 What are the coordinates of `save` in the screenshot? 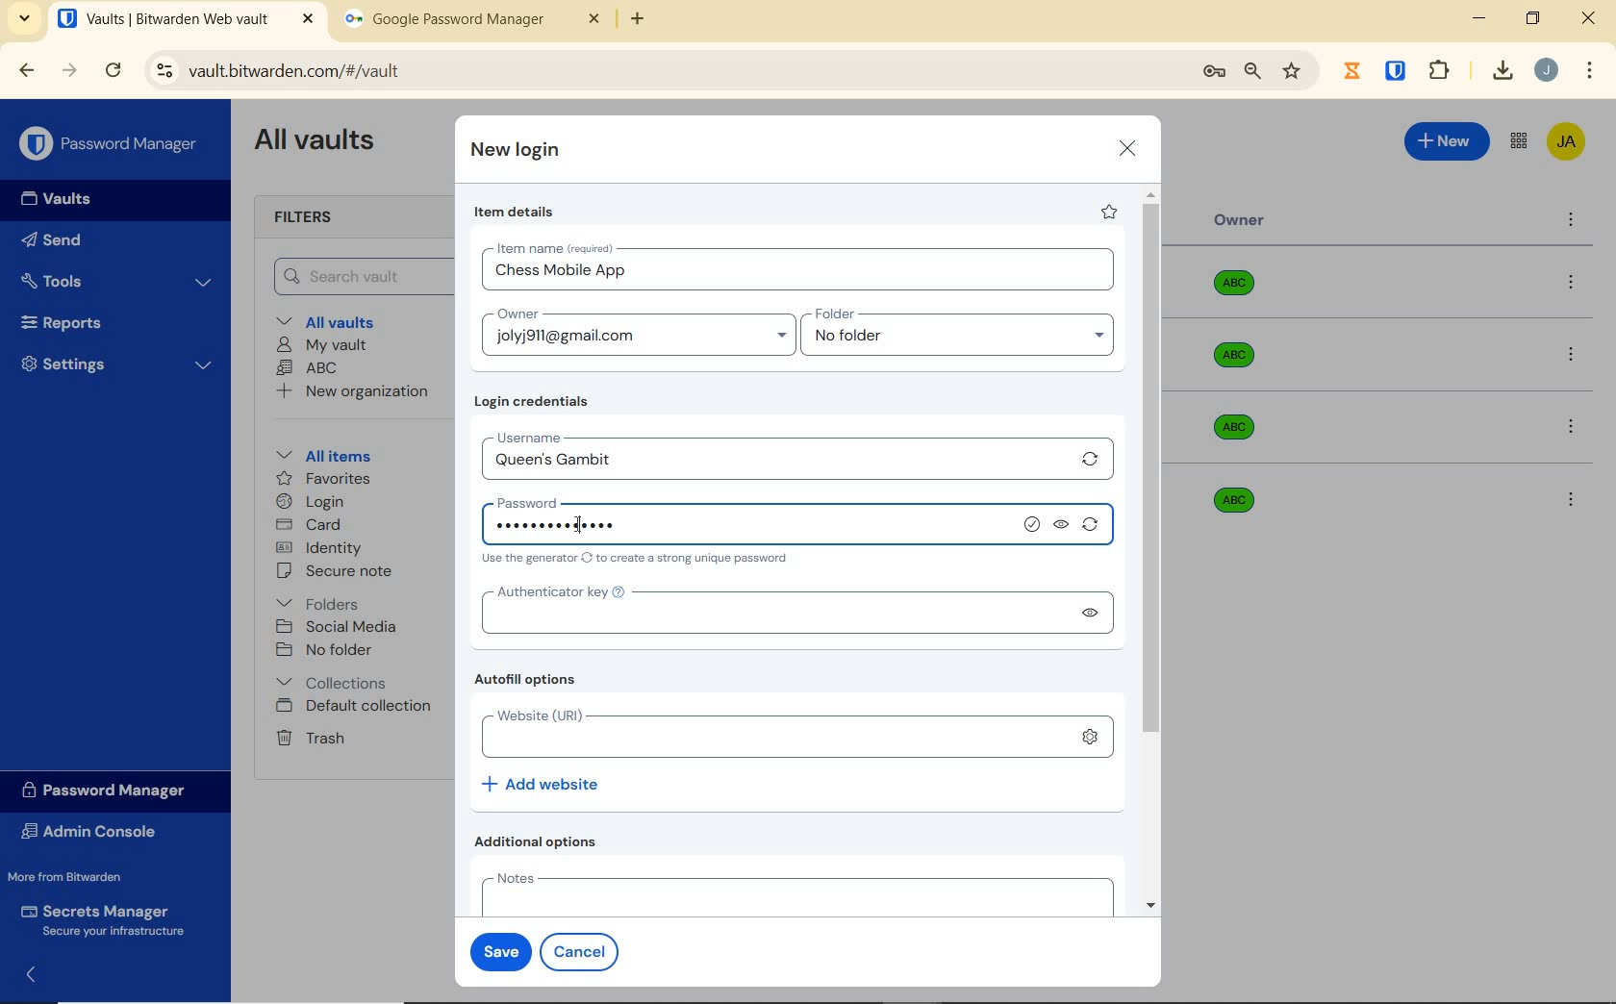 It's located at (496, 949).